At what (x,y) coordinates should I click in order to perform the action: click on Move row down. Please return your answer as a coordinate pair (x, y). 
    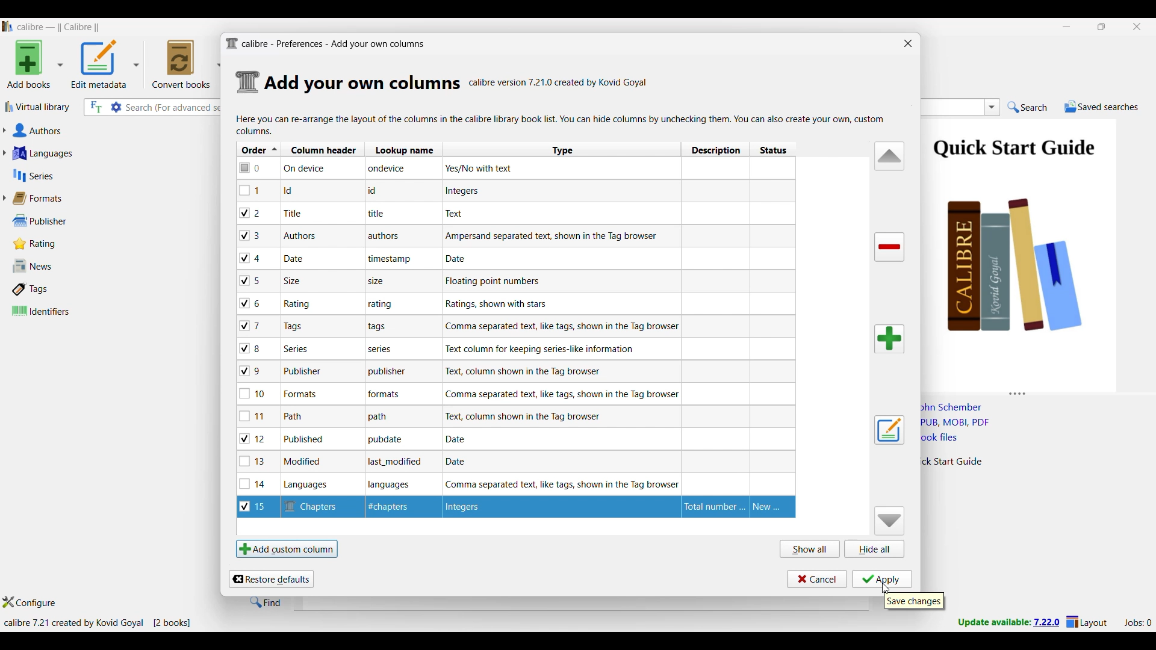
    Looking at the image, I should click on (890, 521).